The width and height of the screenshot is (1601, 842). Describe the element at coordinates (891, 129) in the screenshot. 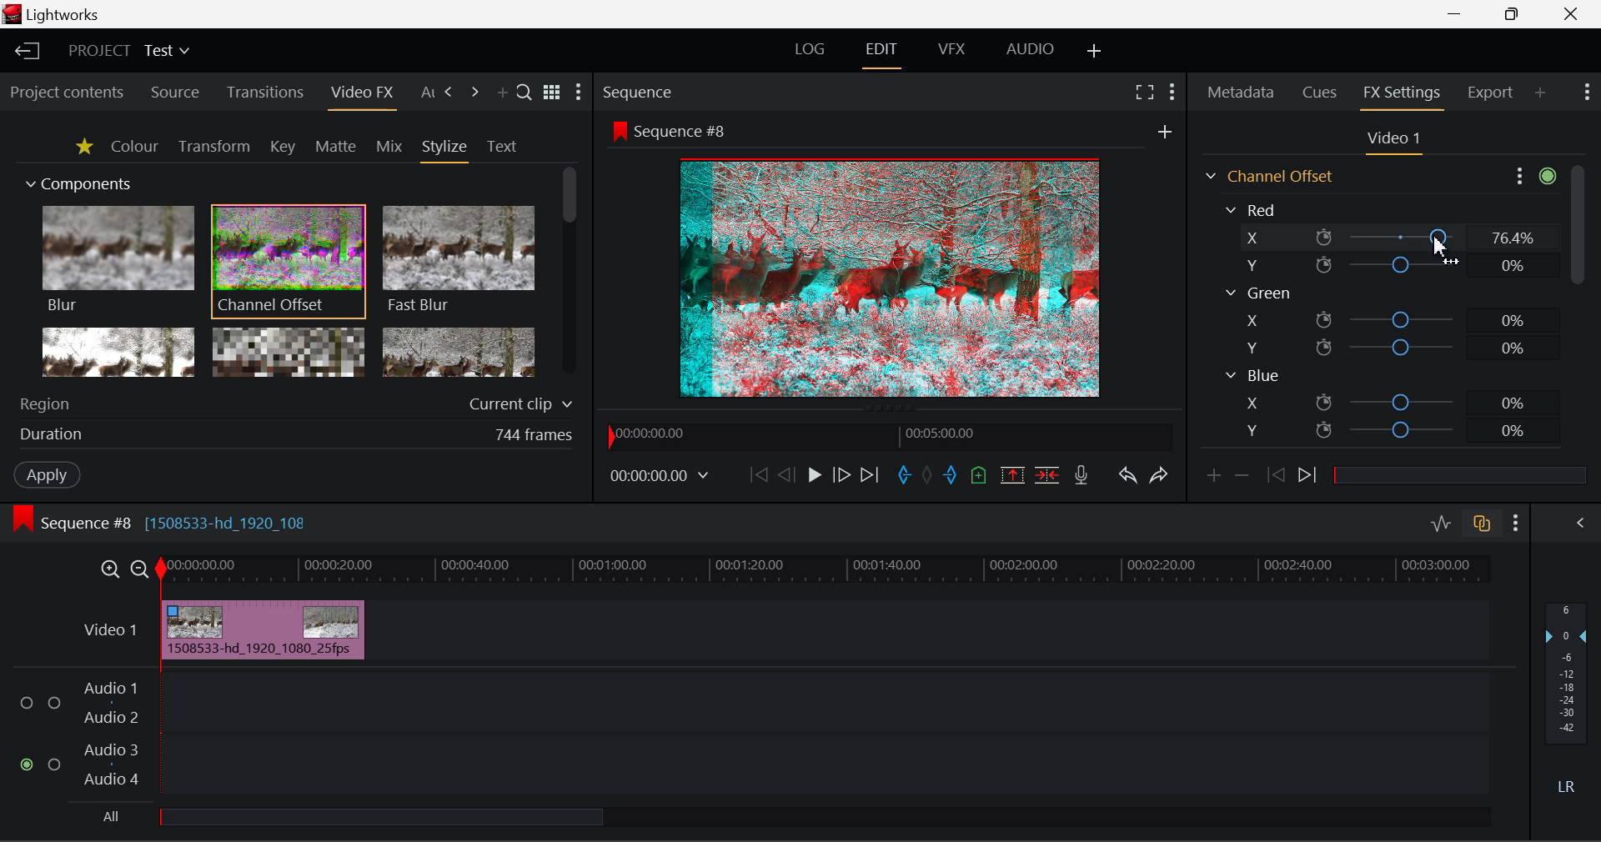

I see `Sequence Preview Screen Section` at that location.